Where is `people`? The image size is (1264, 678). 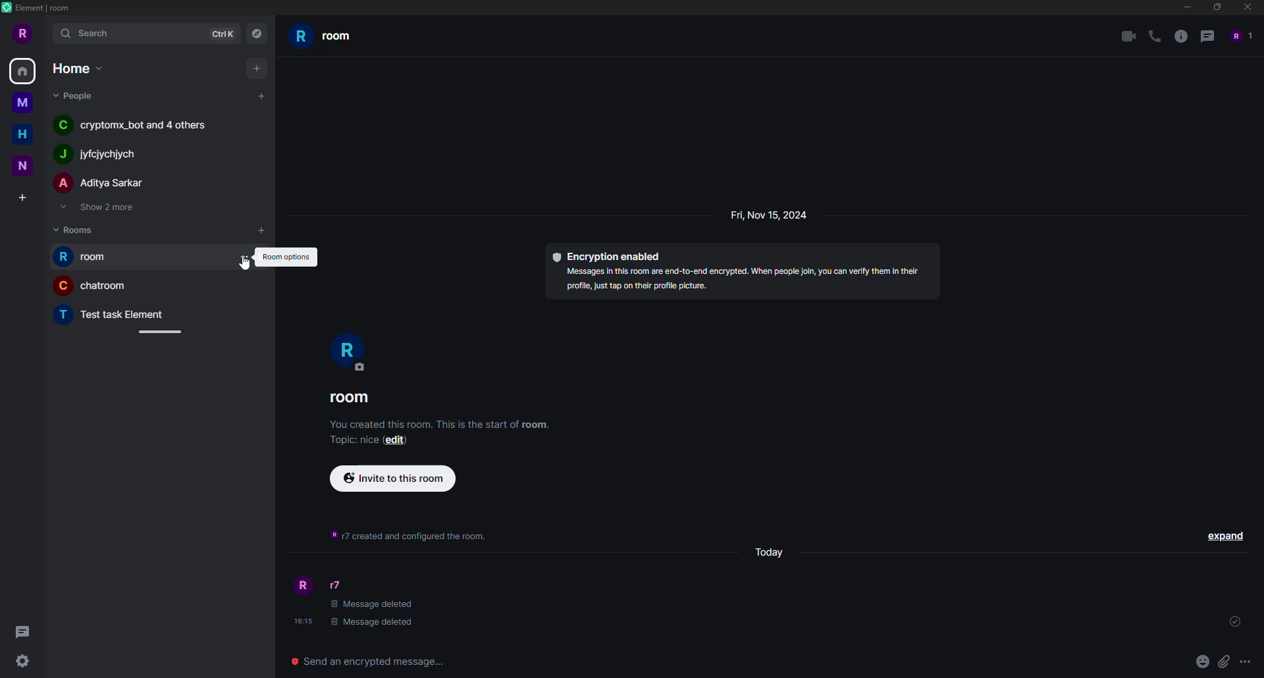 people is located at coordinates (1240, 36).